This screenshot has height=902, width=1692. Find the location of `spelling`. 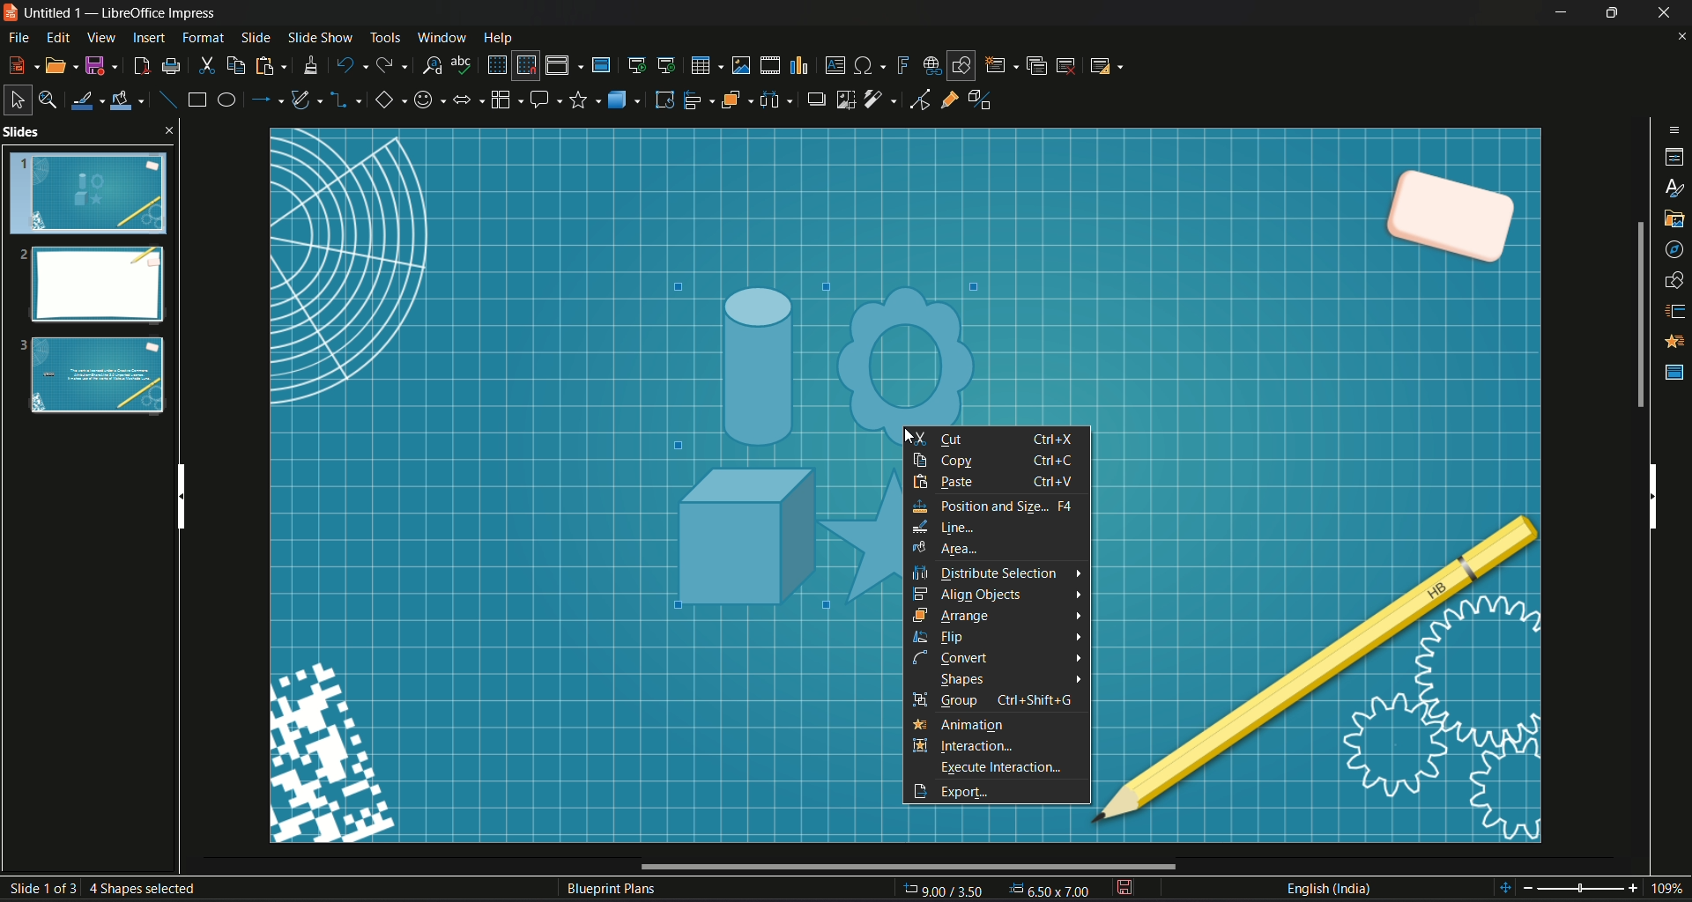

spelling is located at coordinates (463, 64).